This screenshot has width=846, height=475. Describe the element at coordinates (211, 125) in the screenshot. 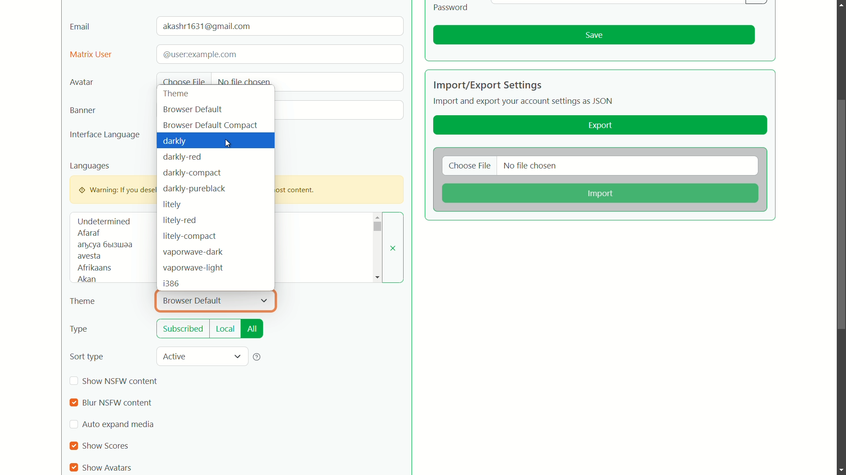

I see `browser default compact` at that location.